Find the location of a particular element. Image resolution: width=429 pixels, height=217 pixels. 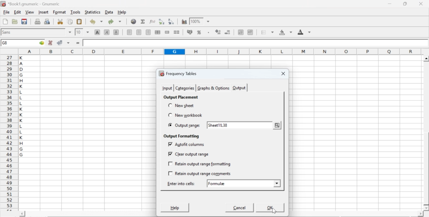

drop down is located at coordinates (208, 22).